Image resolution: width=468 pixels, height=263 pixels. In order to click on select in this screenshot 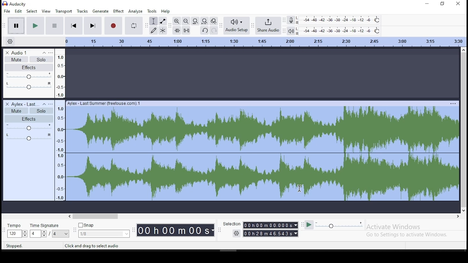, I will do `click(32, 11)`.